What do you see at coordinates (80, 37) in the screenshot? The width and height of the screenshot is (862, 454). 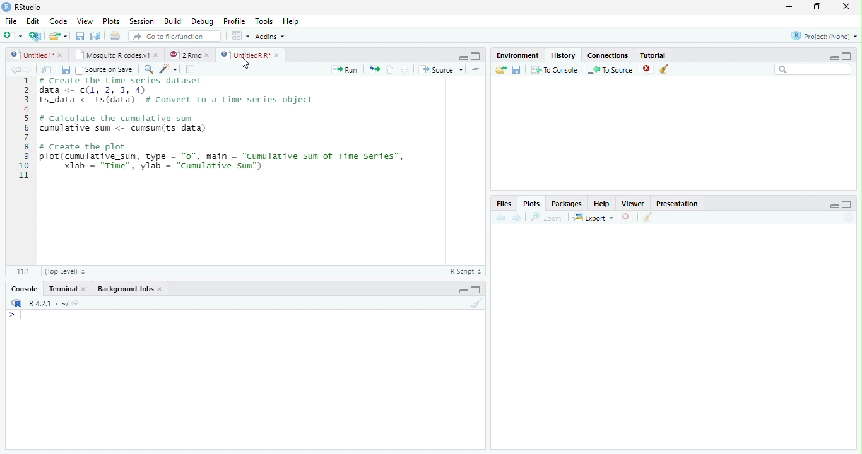 I see `Save` at bounding box center [80, 37].